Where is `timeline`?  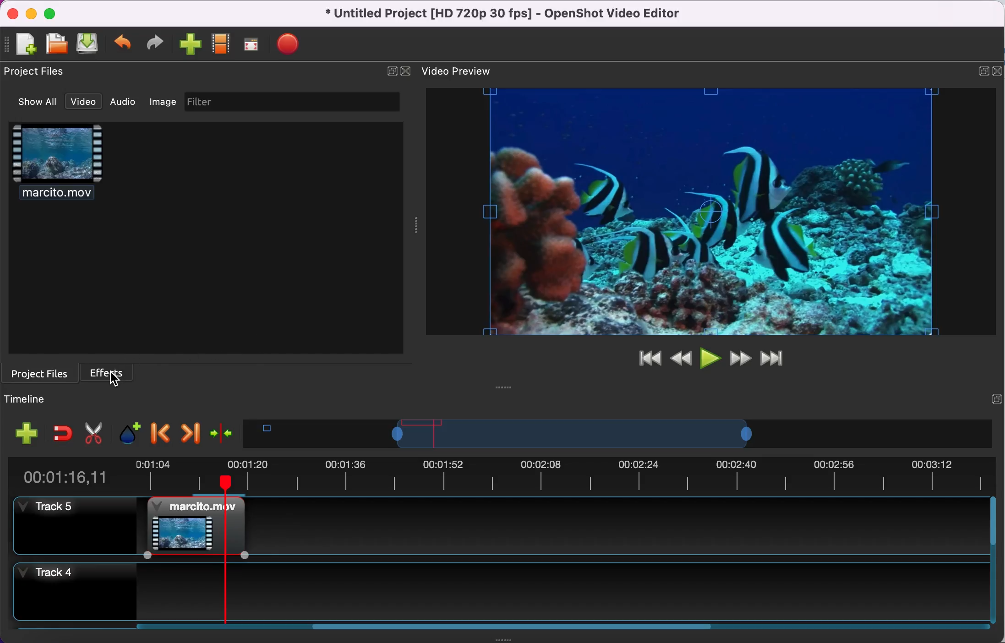 timeline is located at coordinates (49, 398).